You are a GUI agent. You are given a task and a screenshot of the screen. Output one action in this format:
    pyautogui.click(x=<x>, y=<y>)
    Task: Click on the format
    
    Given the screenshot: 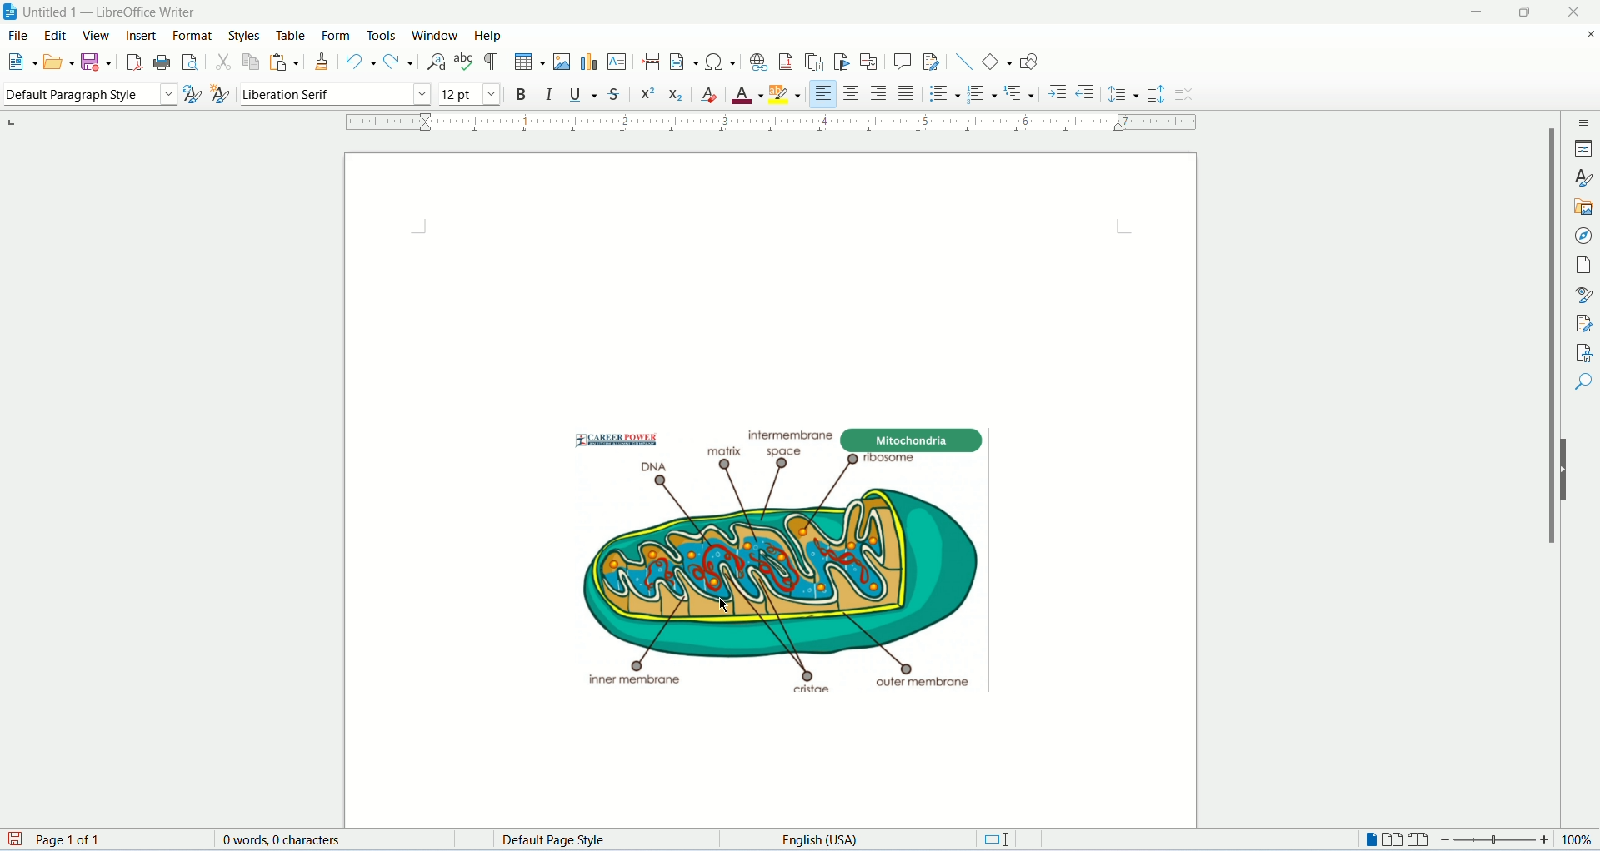 What is the action you would take?
    pyautogui.click(x=193, y=36)
    